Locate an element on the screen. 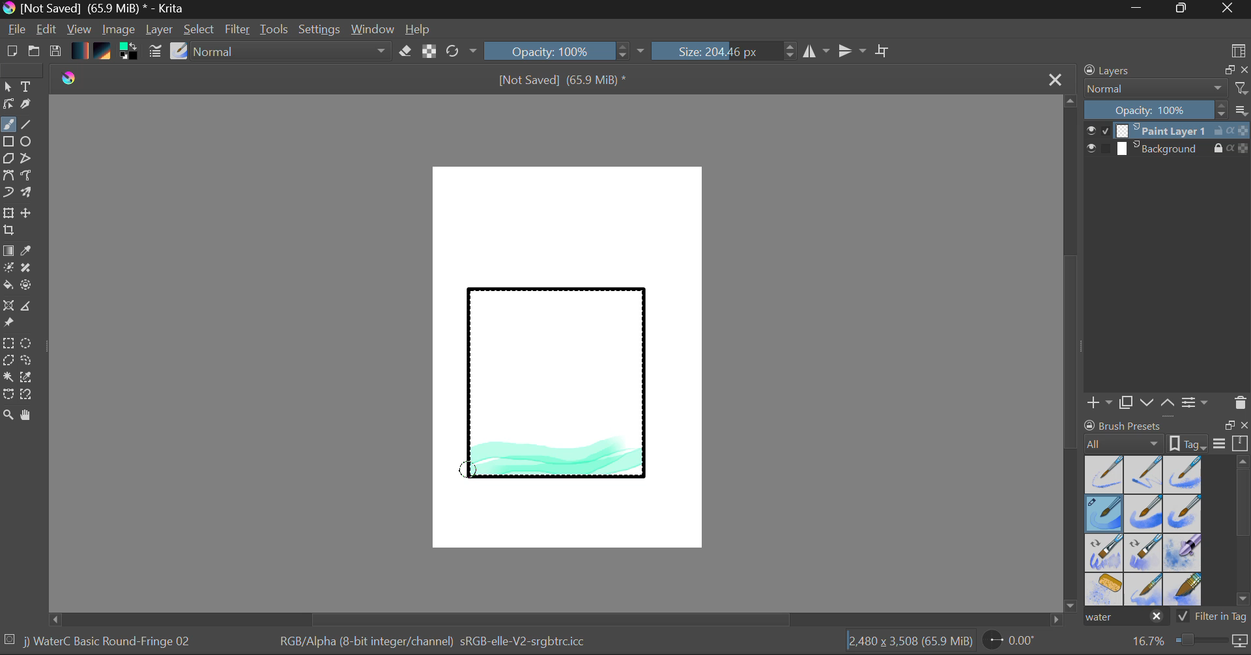 The height and width of the screenshot is (655, 1251). Lock Alpha is located at coordinates (427, 52).